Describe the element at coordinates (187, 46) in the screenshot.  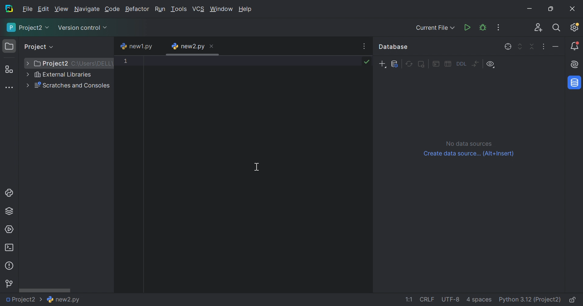
I see `new2.py` at that location.